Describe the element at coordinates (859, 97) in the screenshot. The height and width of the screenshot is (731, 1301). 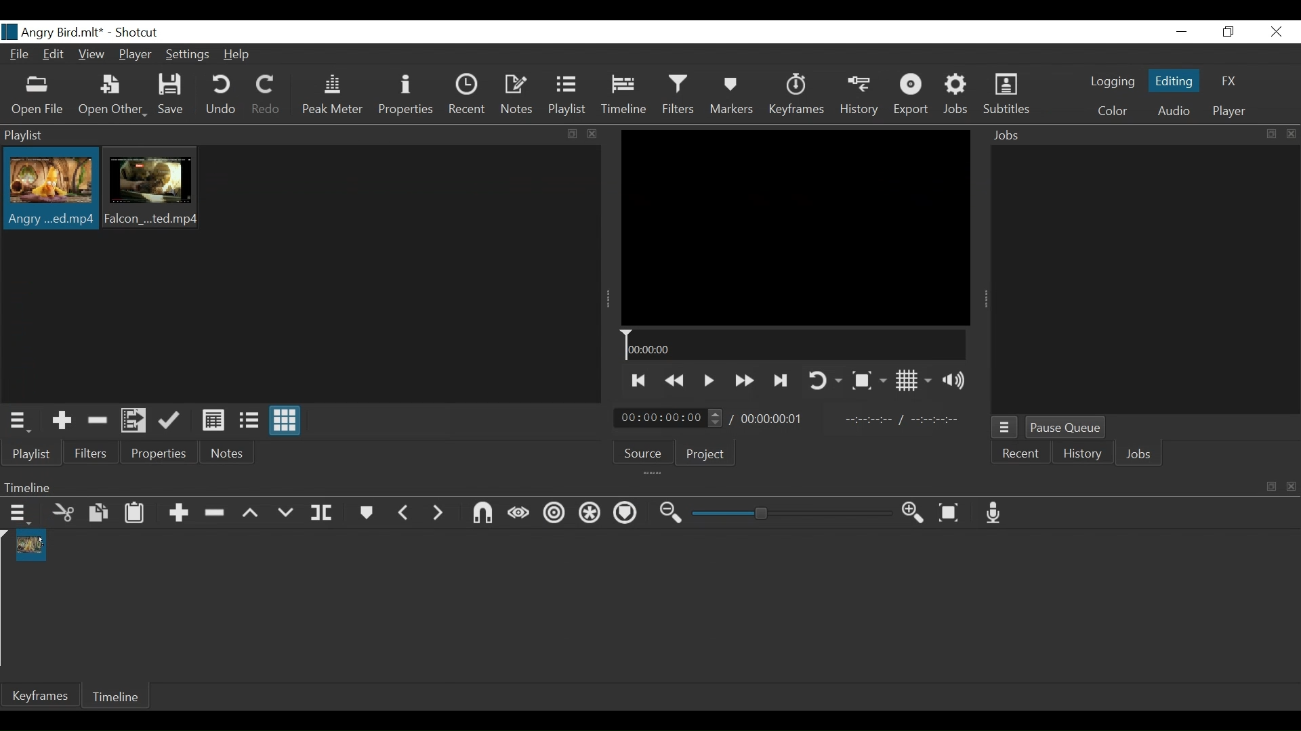
I see `History` at that location.